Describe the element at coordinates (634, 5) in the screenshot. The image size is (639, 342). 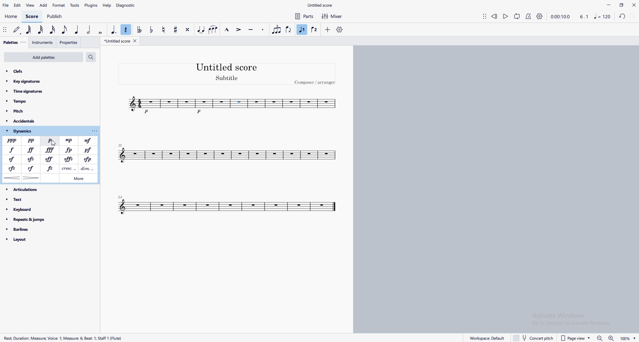
I see `close` at that location.